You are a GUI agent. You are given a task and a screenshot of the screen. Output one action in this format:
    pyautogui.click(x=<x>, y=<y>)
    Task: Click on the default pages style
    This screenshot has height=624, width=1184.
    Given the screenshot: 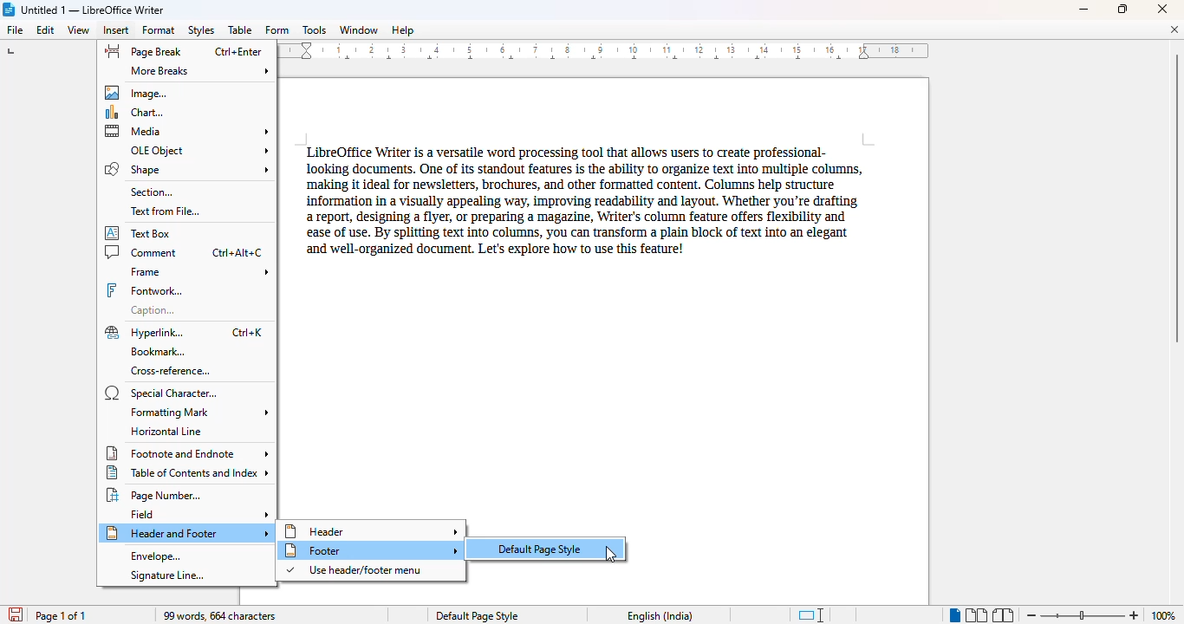 What is the action you would take?
    pyautogui.click(x=544, y=548)
    